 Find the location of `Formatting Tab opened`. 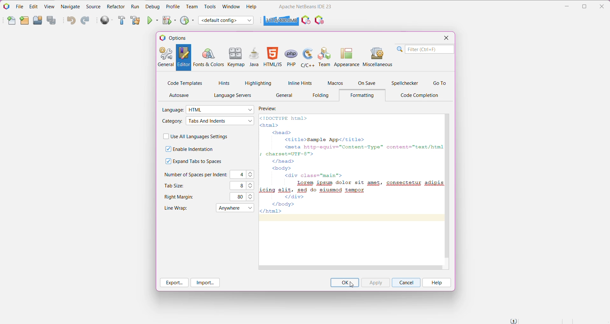

Formatting Tab opened is located at coordinates (364, 96).